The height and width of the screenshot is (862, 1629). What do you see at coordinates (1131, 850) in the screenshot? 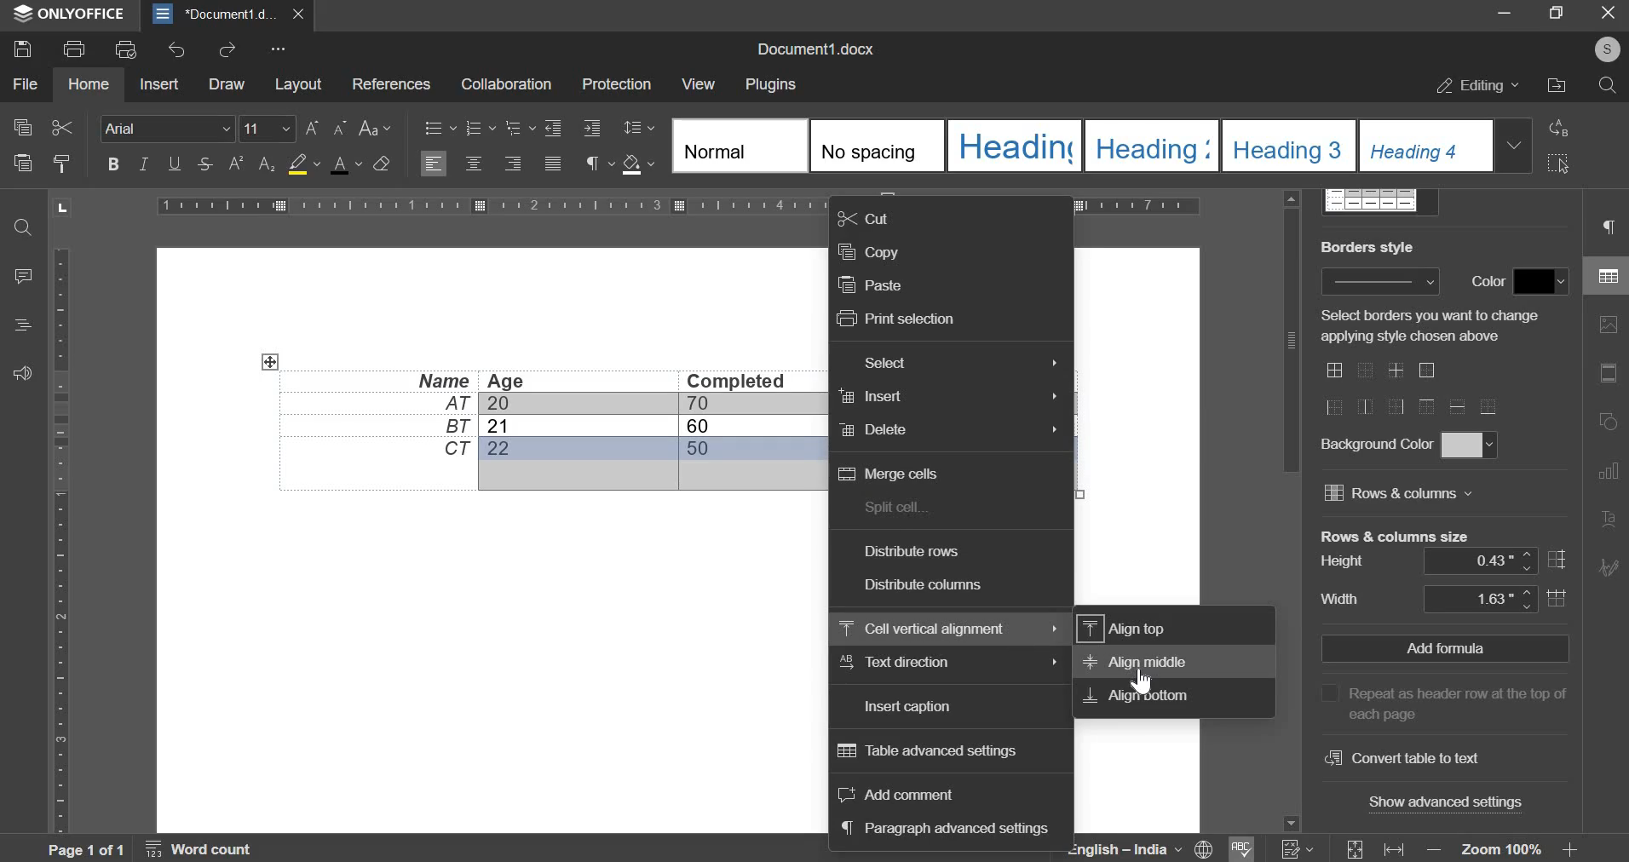
I see `language` at bounding box center [1131, 850].